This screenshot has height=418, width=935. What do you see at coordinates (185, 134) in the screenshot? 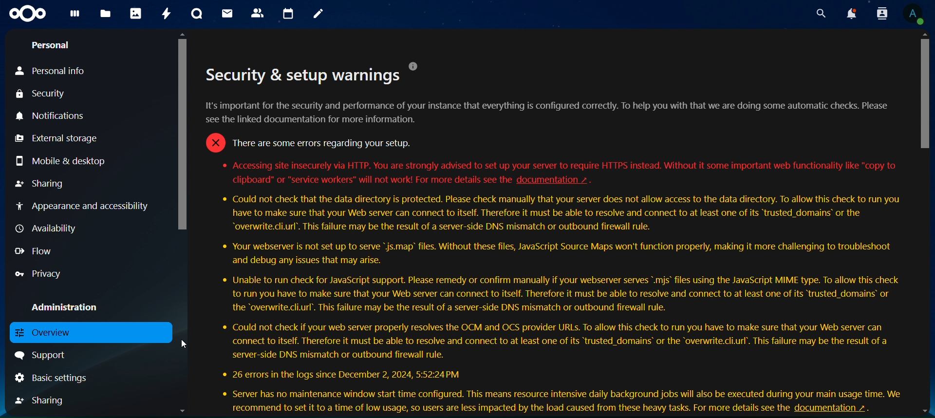
I see `scrollbar` at bounding box center [185, 134].